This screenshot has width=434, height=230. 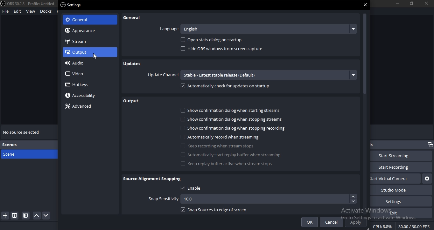 What do you see at coordinates (134, 64) in the screenshot?
I see `updates` at bounding box center [134, 64].